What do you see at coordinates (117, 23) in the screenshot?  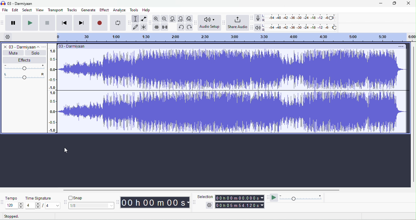 I see `loop` at bounding box center [117, 23].